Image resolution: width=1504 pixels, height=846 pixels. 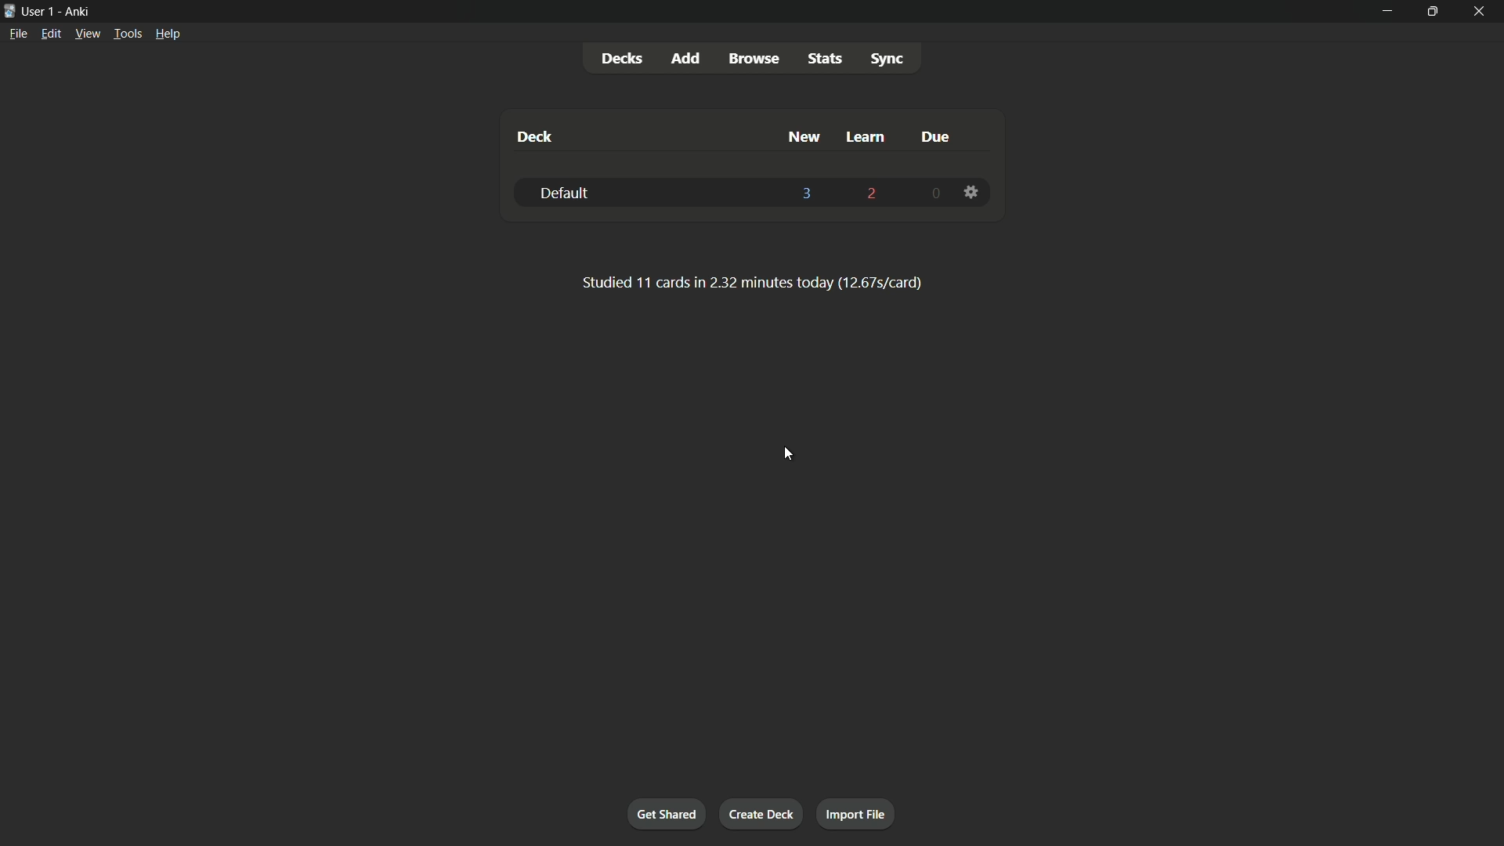 What do you see at coordinates (934, 195) in the screenshot?
I see `0` at bounding box center [934, 195].